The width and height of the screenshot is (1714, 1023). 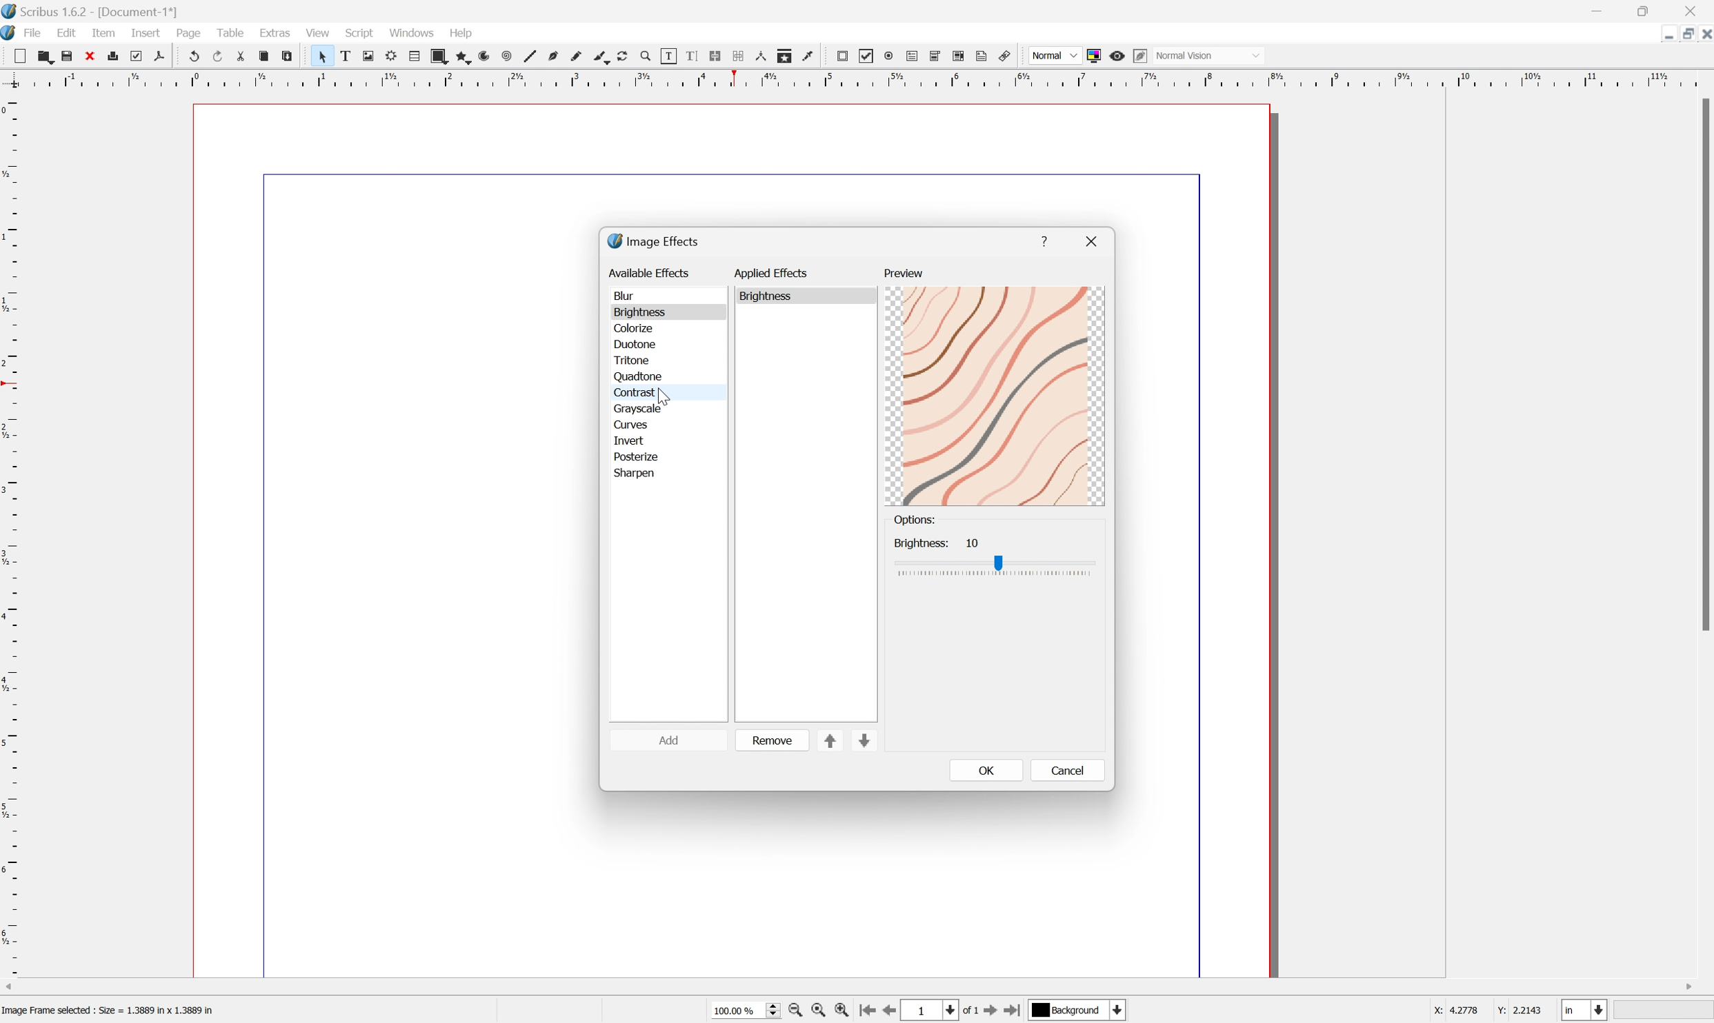 I want to click on Edit contents of frame, so click(x=672, y=57).